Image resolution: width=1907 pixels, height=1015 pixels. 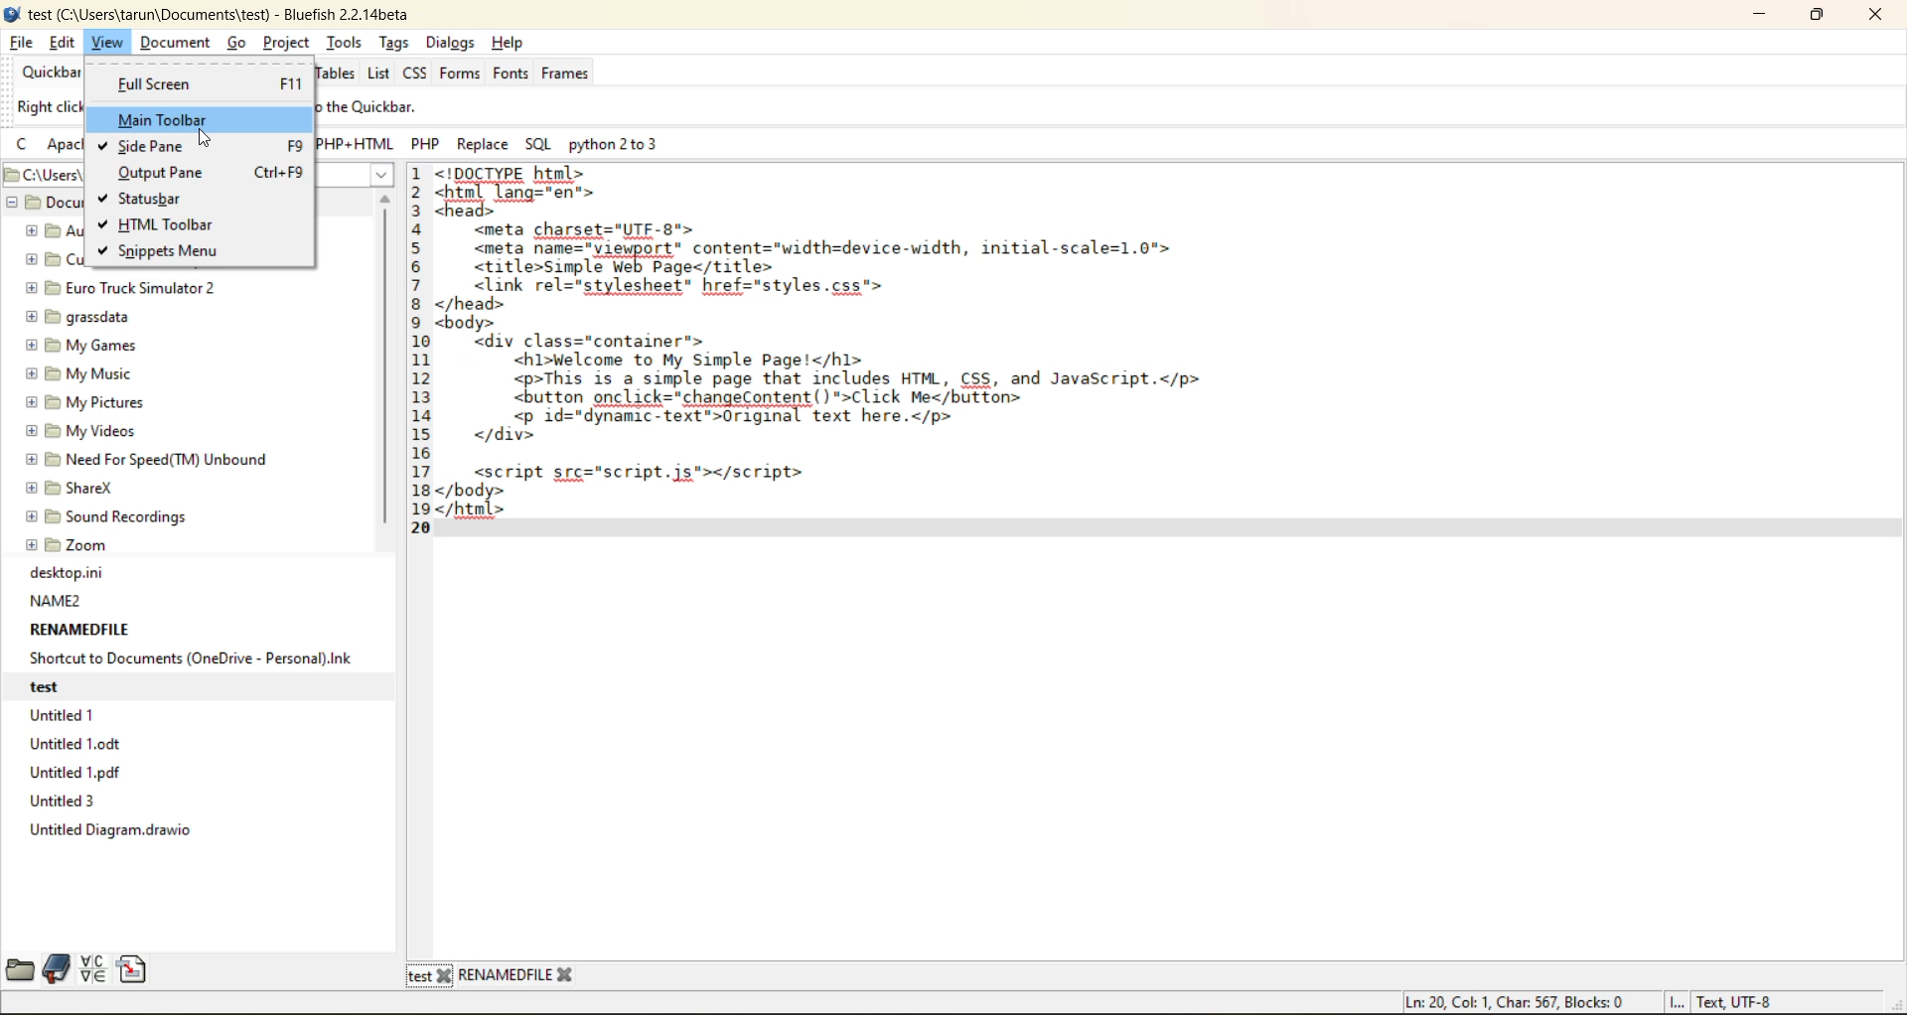 I want to click on bookmarks, so click(x=58, y=971).